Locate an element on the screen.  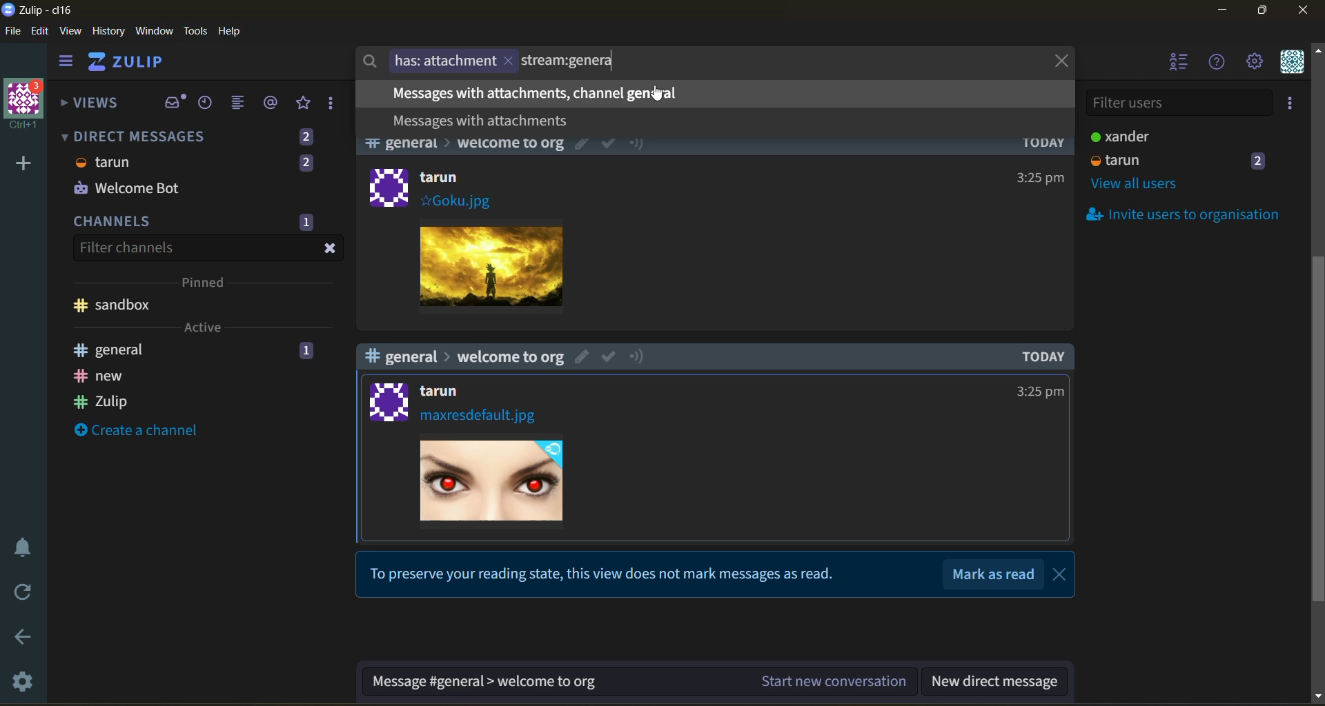
settings is located at coordinates (27, 679).